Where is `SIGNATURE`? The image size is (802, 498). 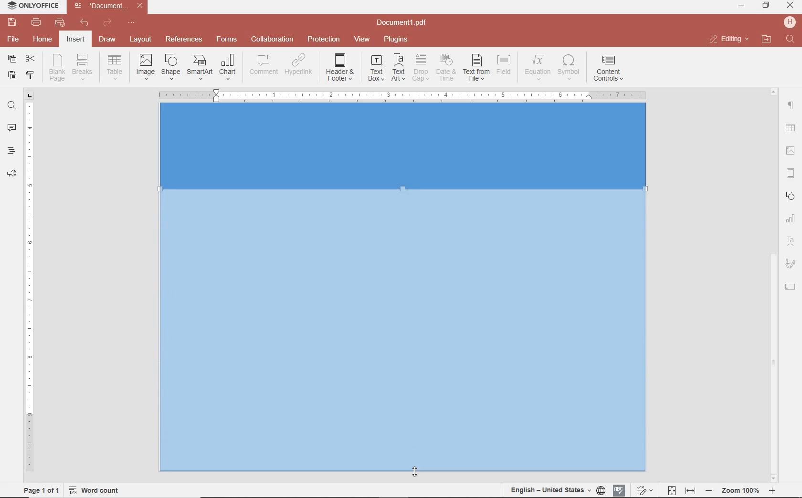
SIGNATURE is located at coordinates (791, 264).